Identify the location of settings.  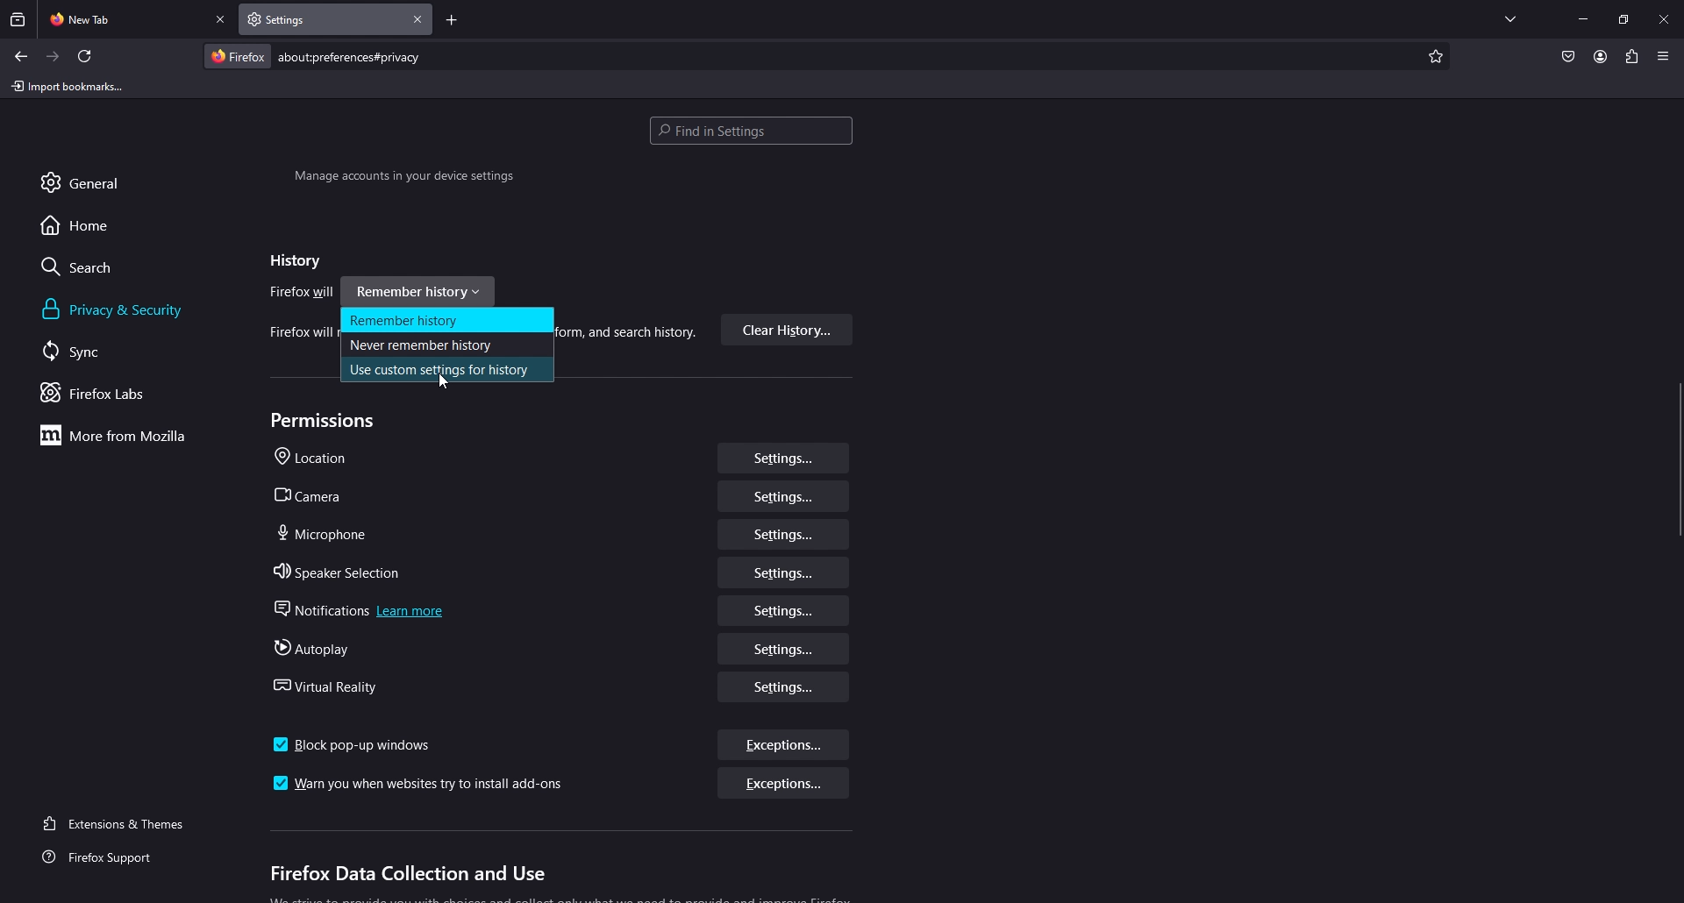
(785, 686).